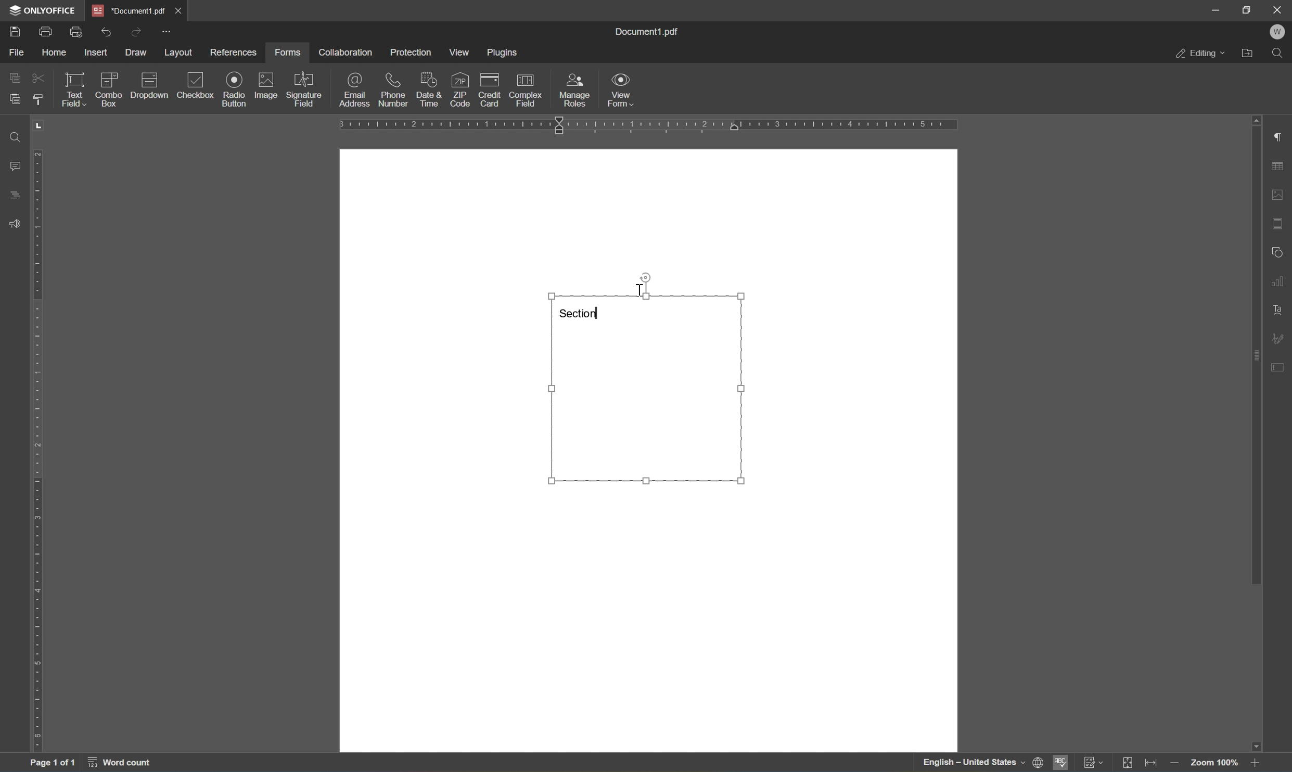  Describe the element at coordinates (648, 127) in the screenshot. I see `ruler` at that location.